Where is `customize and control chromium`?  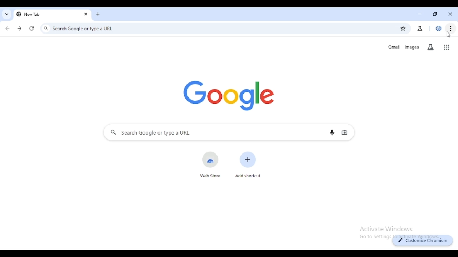 customize and control chromium is located at coordinates (451, 28).